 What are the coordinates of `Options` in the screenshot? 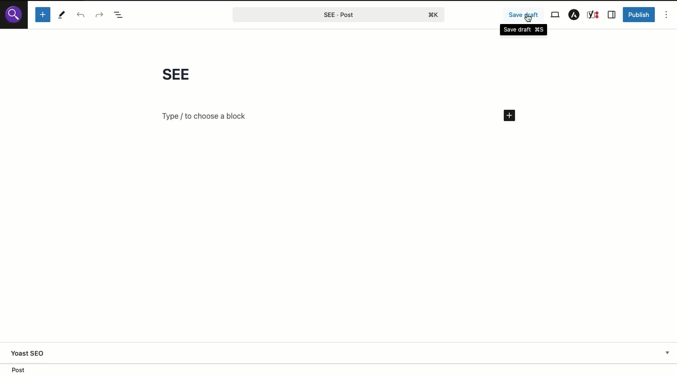 It's located at (668, 16).